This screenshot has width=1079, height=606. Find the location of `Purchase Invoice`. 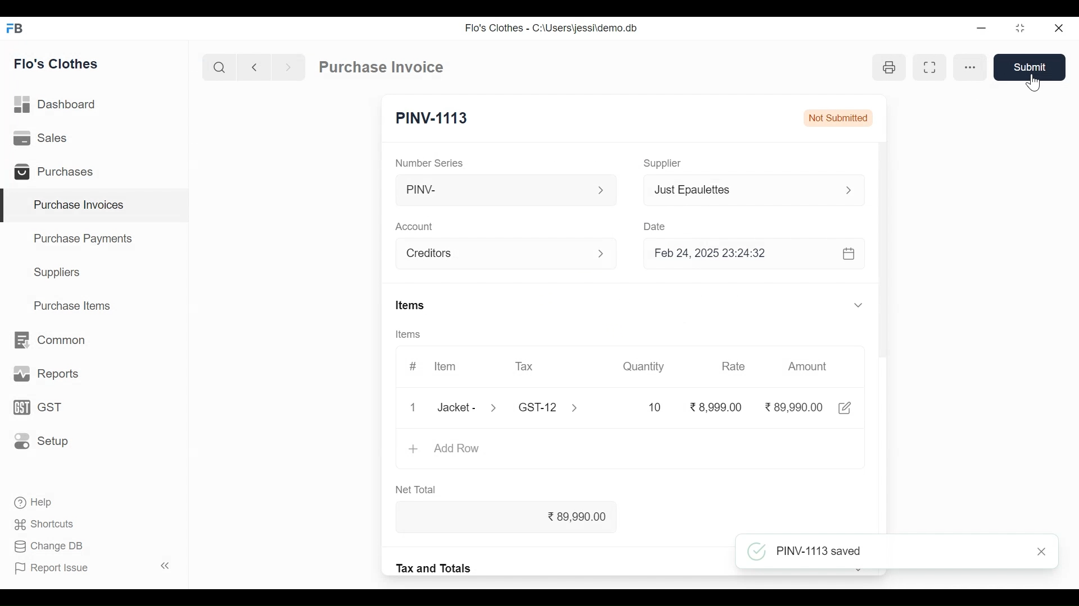

Purchase Invoice is located at coordinates (381, 67).